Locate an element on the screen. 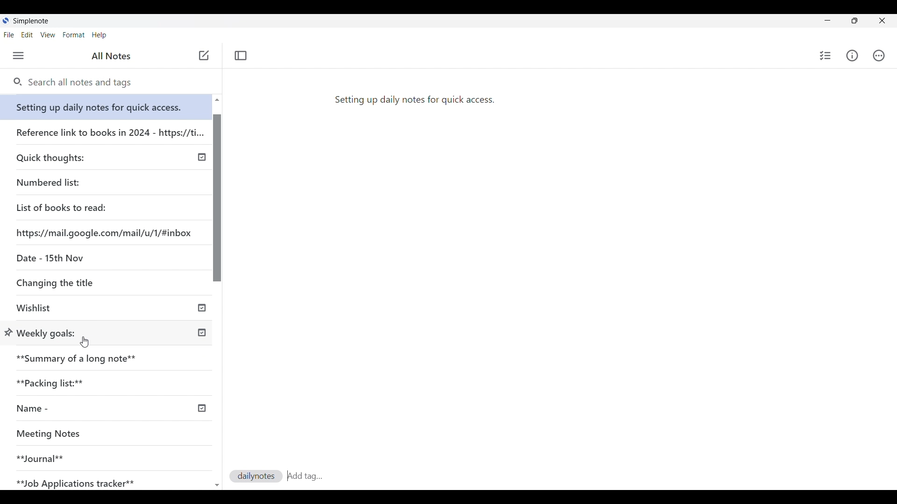  Toggle focus mode is located at coordinates (241, 56).